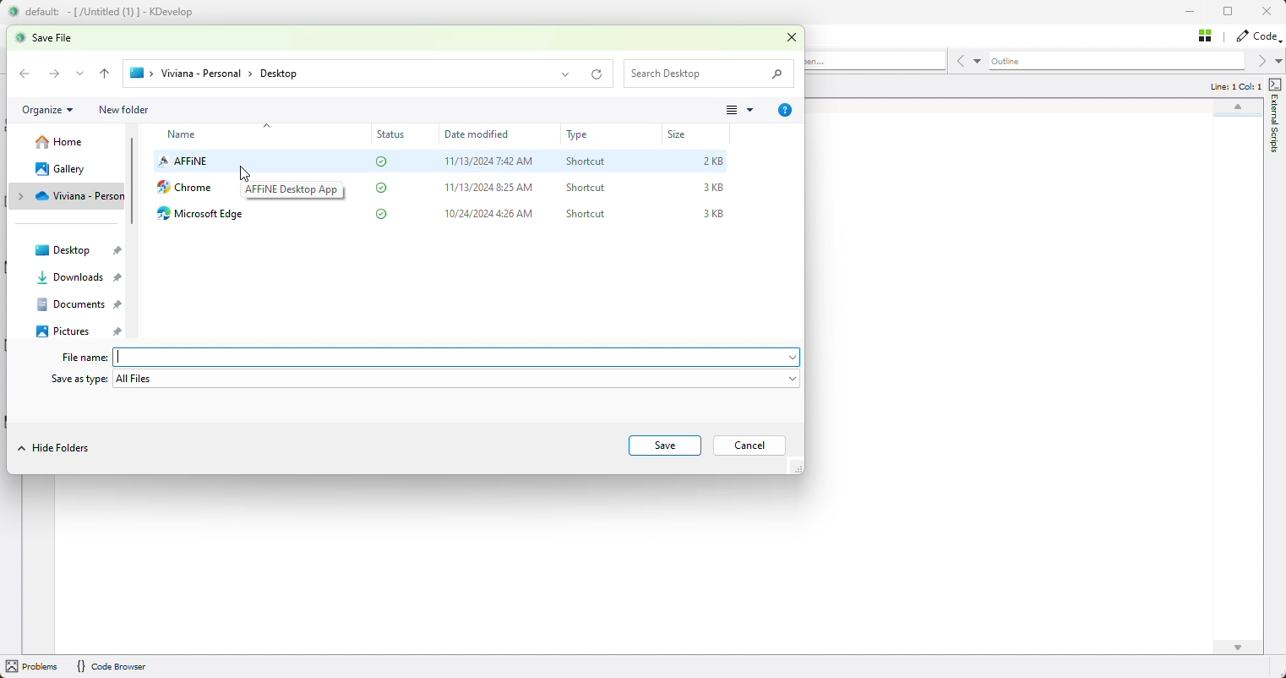 The image size is (1286, 678). Describe the element at coordinates (48, 112) in the screenshot. I see `organize` at that location.